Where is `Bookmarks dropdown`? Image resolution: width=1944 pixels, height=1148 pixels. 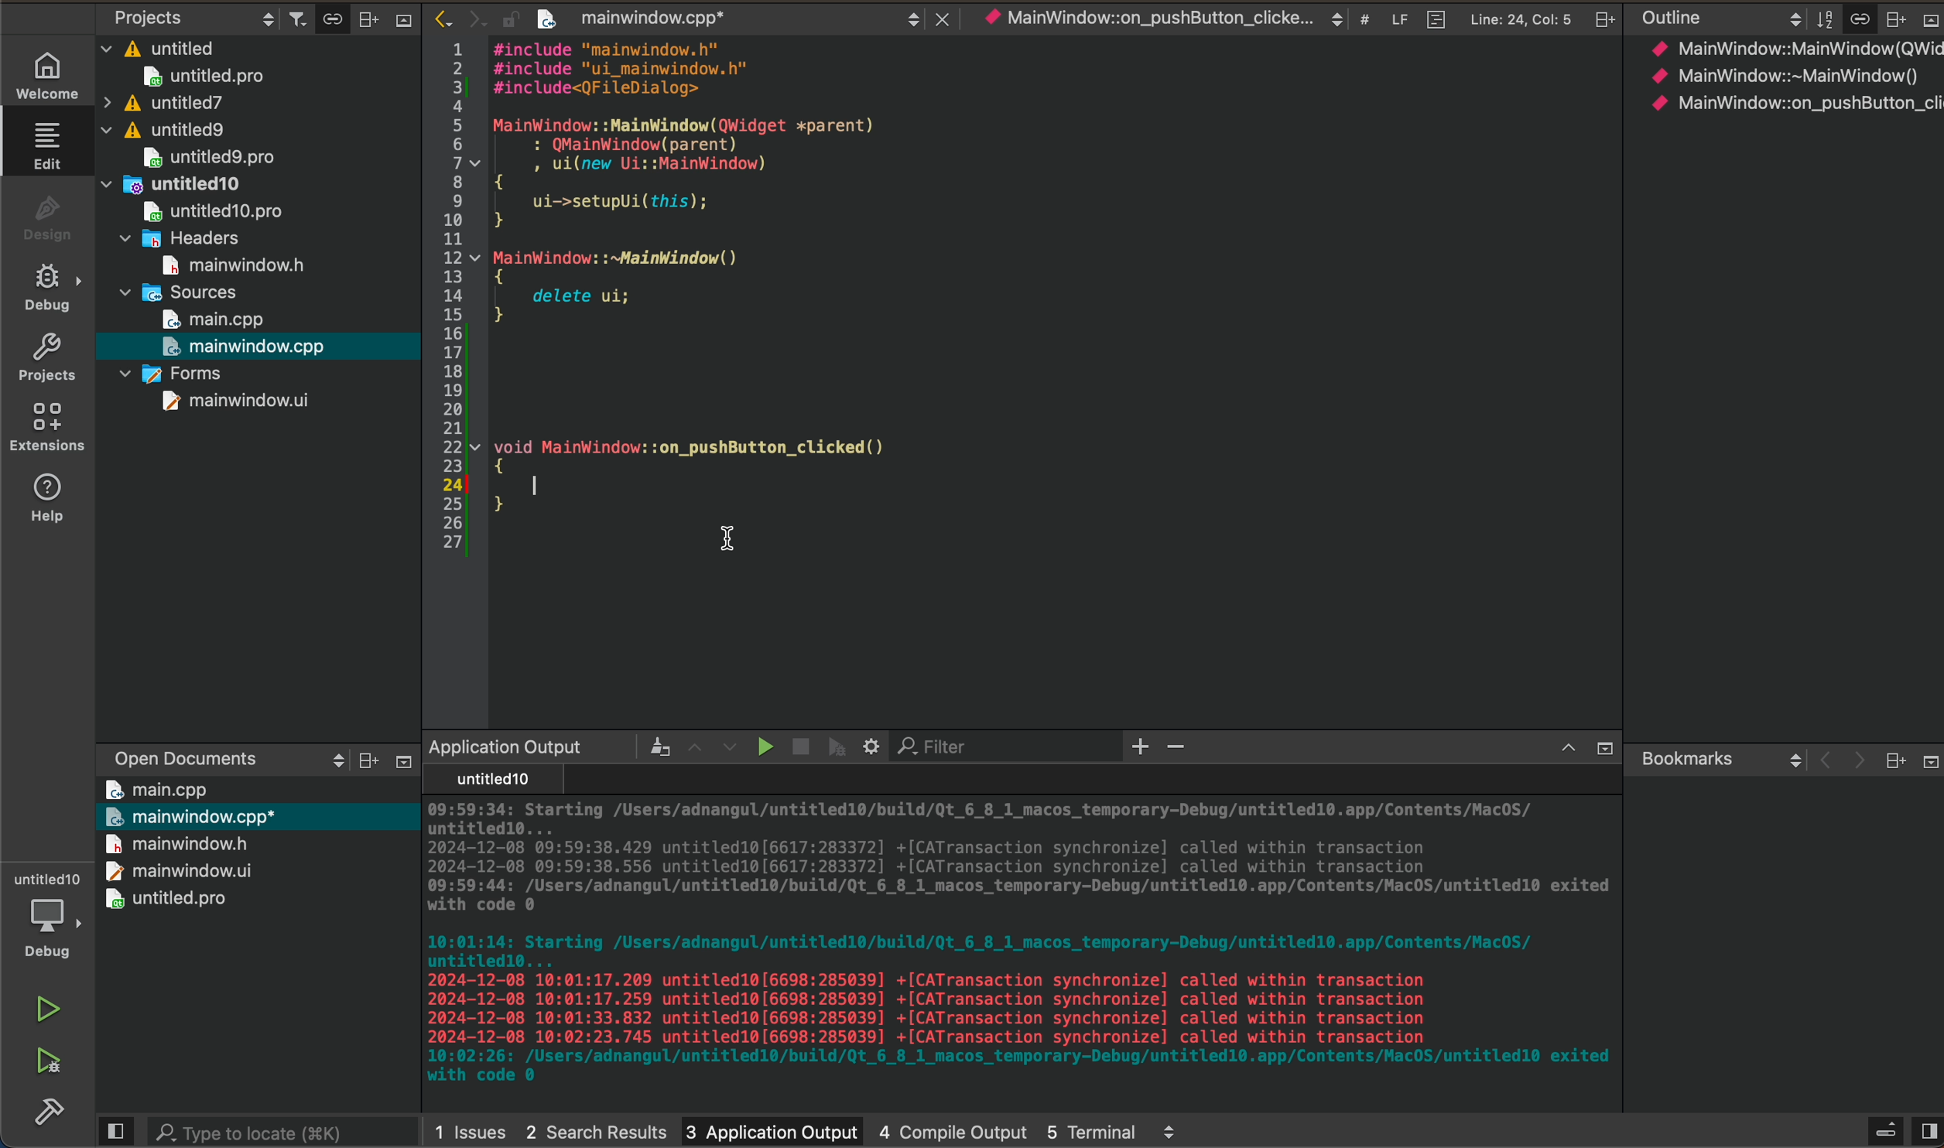
Bookmarks dropdown is located at coordinates (1717, 757).